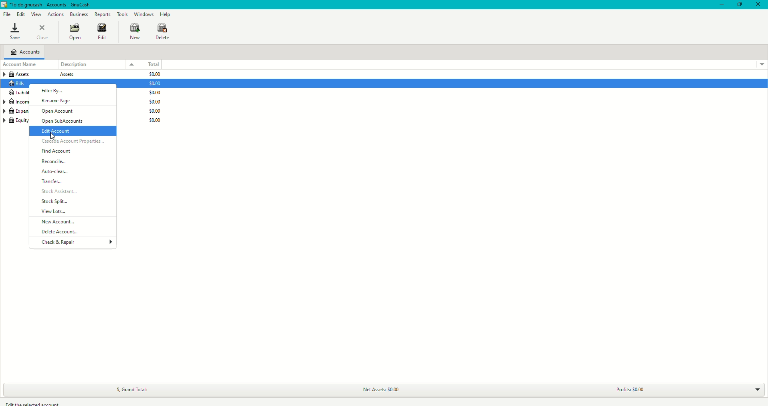 This screenshot has height=406, width=768. Describe the element at coordinates (43, 32) in the screenshot. I see `Close` at that location.